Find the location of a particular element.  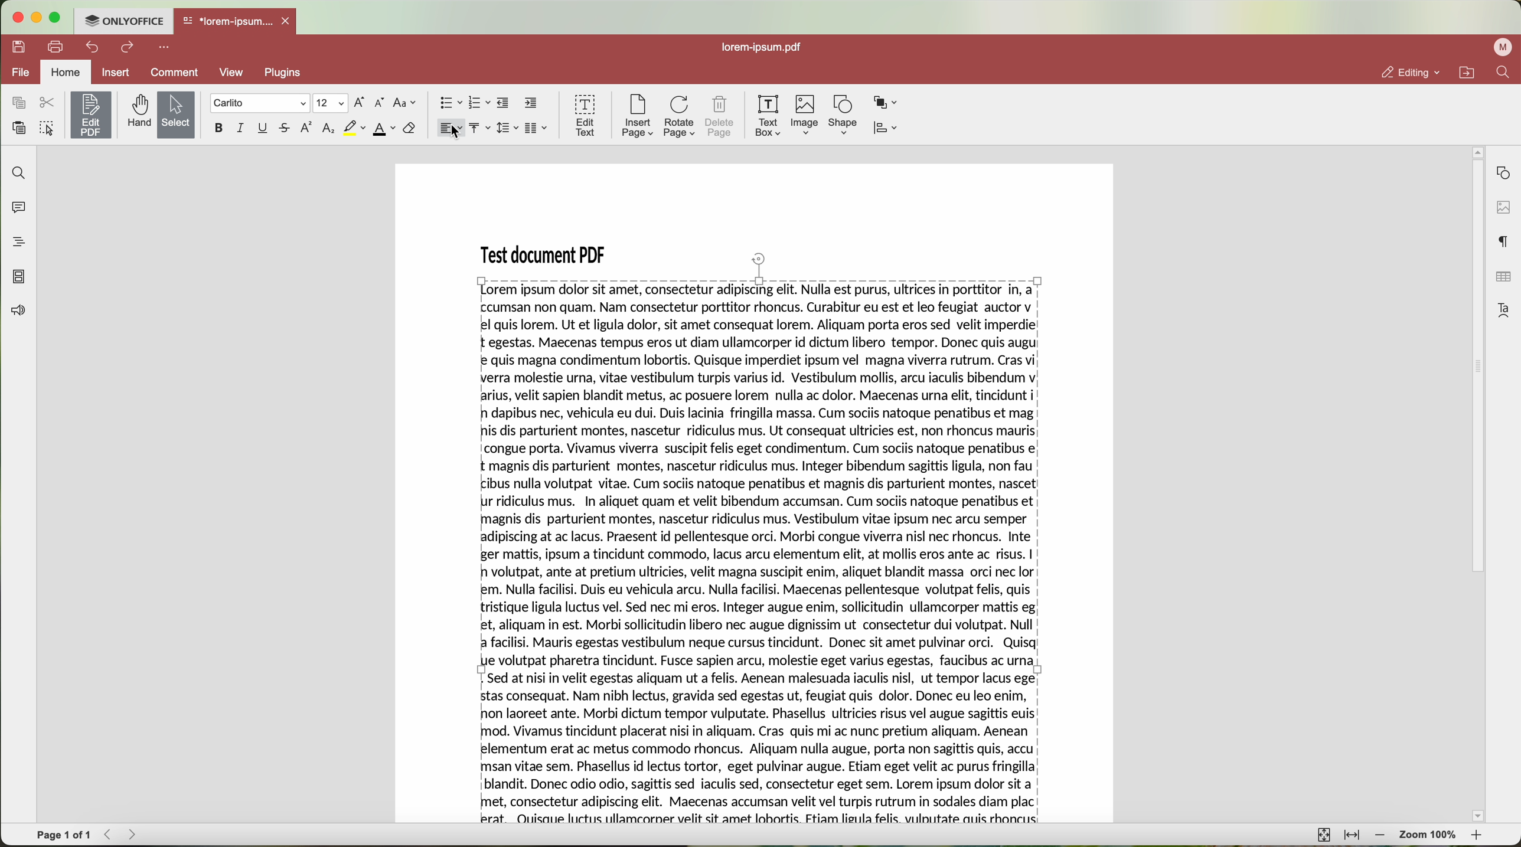

italic is located at coordinates (240, 129).